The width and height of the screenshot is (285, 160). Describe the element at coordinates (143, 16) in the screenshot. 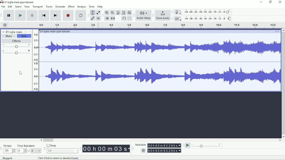

I see `Audio setup` at that location.